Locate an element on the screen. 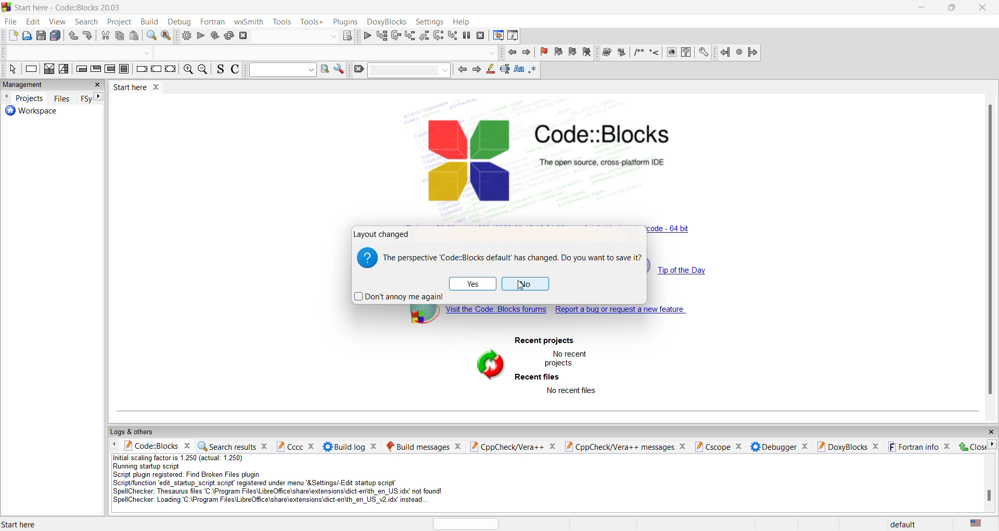  break instruction is located at coordinates (124, 69).